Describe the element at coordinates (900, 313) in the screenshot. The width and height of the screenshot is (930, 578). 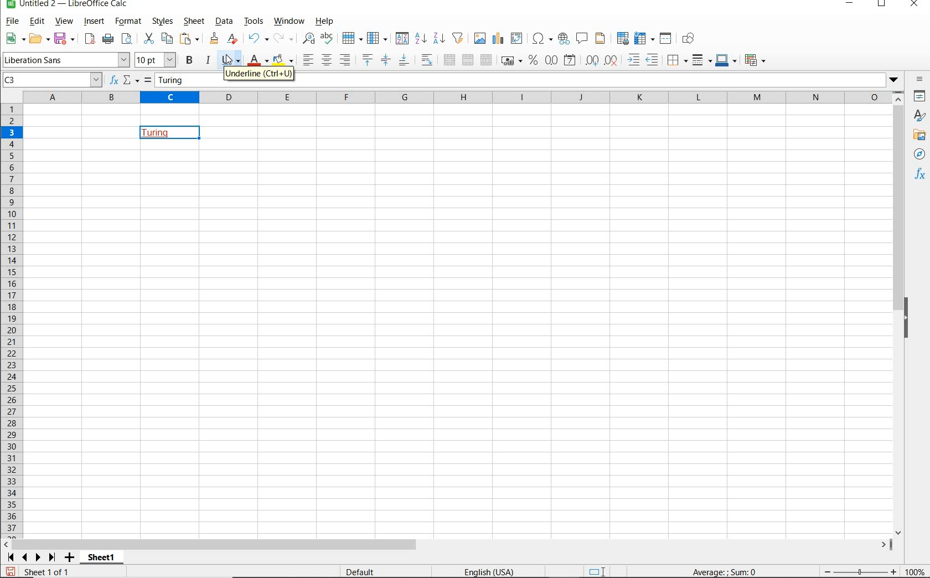
I see `SCROLLBAR` at that location.